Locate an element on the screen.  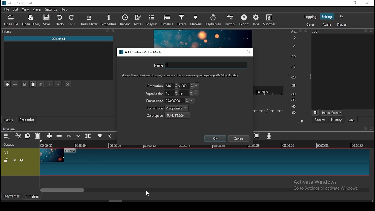
aspect ratio is located at coordinates (154, 93).